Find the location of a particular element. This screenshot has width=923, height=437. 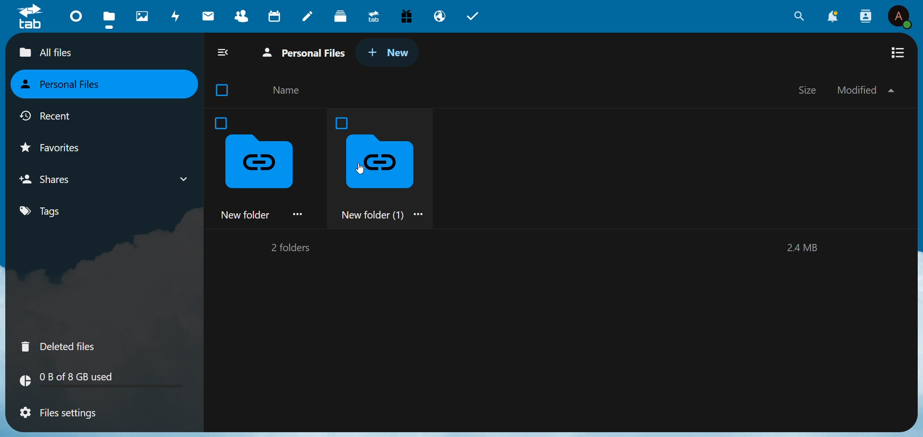

deck is located at coordinates (342, 16).